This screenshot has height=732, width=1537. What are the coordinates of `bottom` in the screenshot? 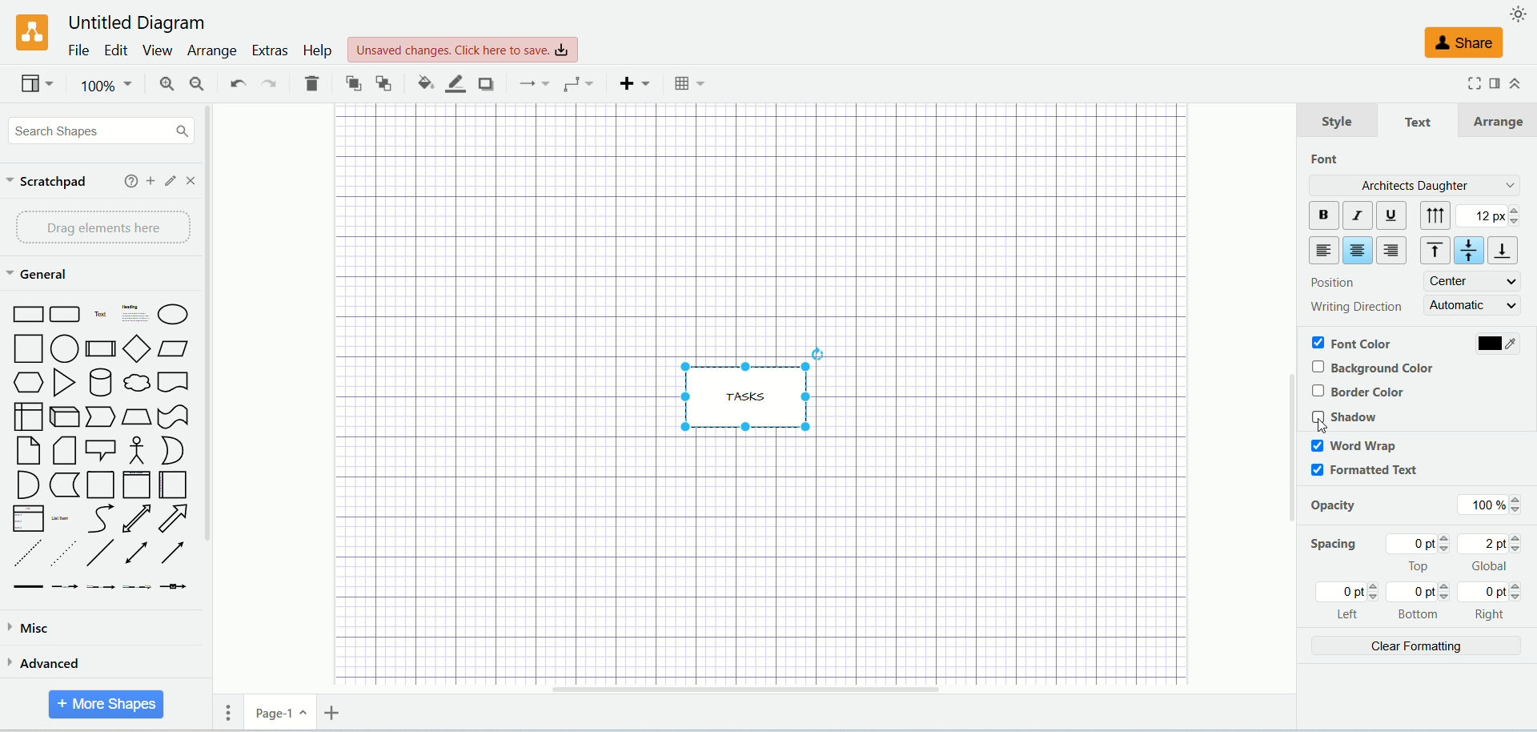 It's located at (1507, 251).